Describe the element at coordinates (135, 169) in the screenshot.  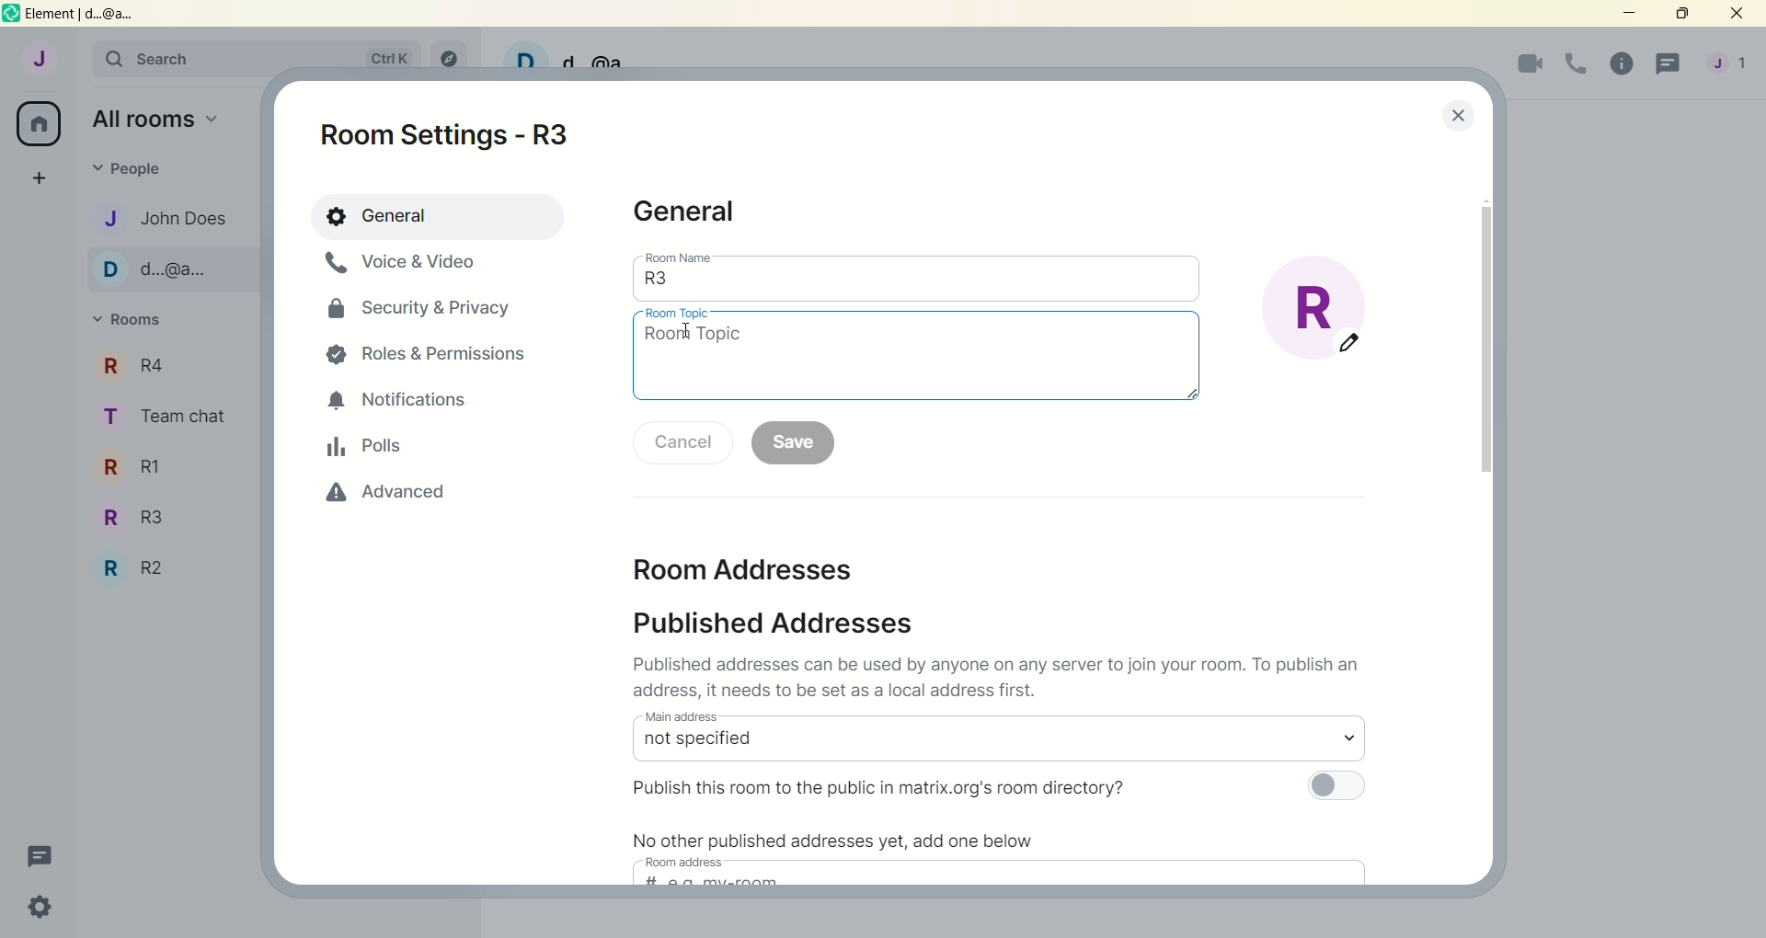
I see `people` at that location.